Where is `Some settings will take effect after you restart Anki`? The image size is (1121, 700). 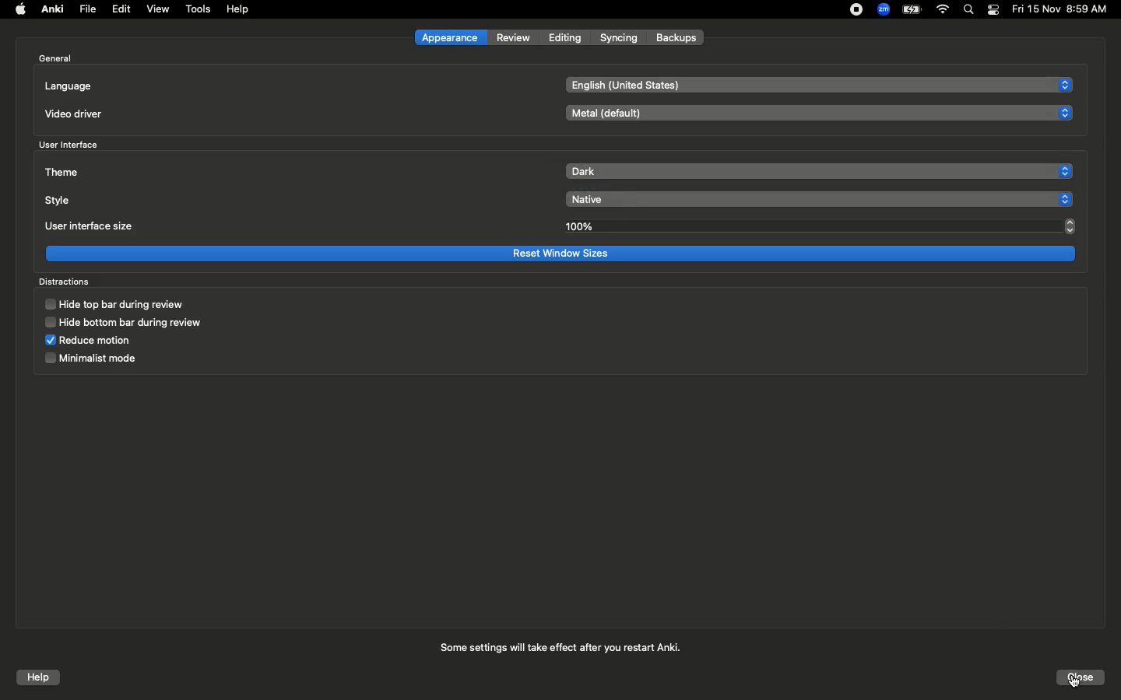 Some settings will take effect after you restart Anki is located at coordinates (574, 646).